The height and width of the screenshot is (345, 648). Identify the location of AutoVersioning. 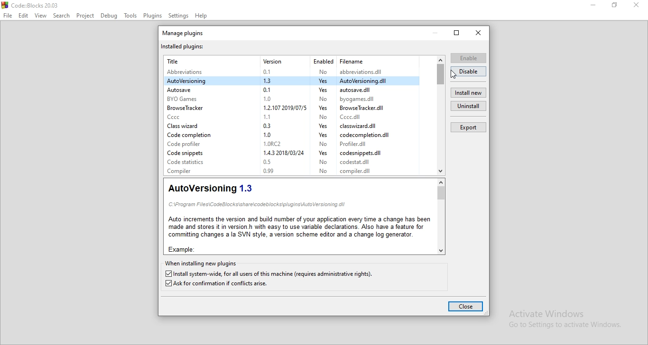
(202, 189).